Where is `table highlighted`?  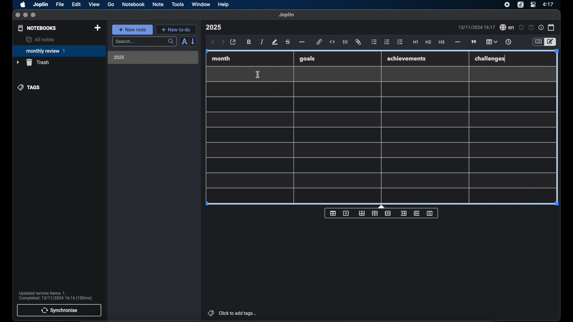
table highlighted is located at coordinates (491, 42).